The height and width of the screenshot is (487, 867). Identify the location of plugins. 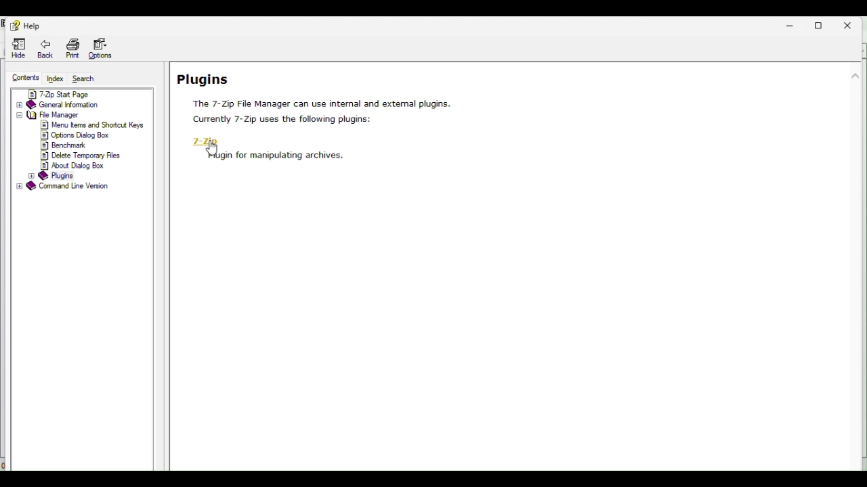
(53, 177).